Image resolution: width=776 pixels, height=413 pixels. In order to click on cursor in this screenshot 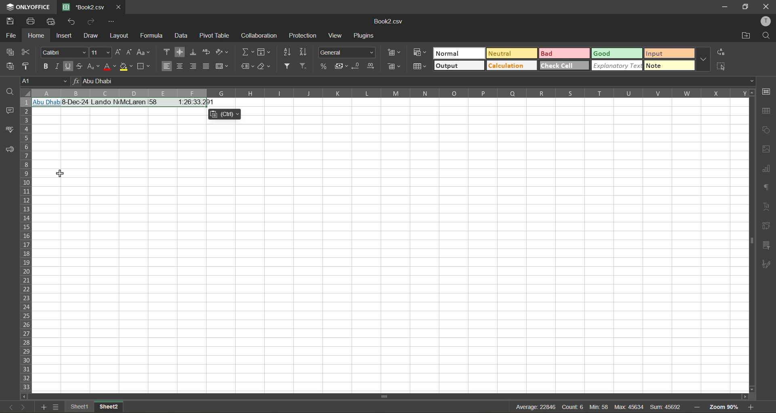, I will do `click(60, 173)`.